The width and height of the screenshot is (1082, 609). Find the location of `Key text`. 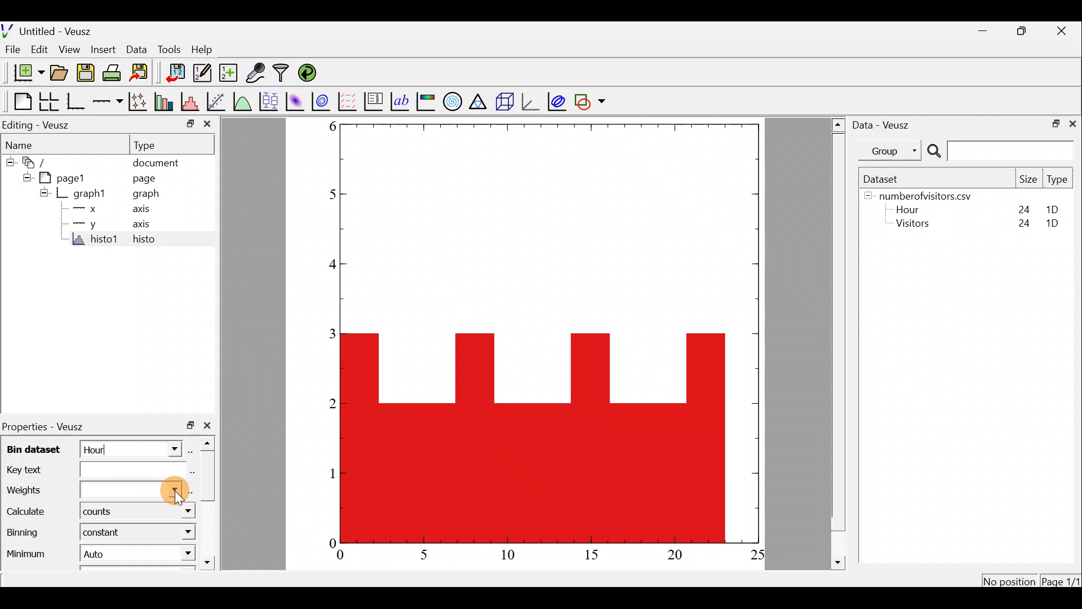

Key text is located at coordinates (91, 471).